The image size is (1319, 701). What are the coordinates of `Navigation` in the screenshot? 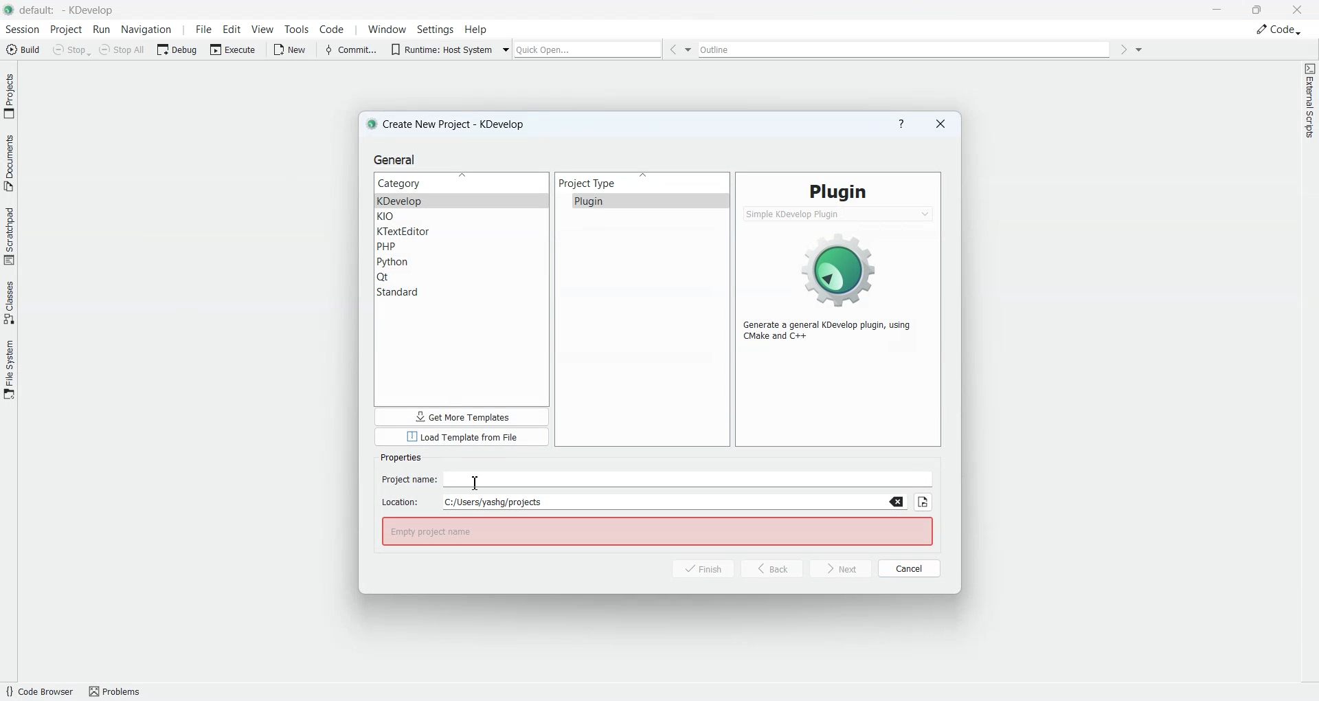 It's located at (148, 30).